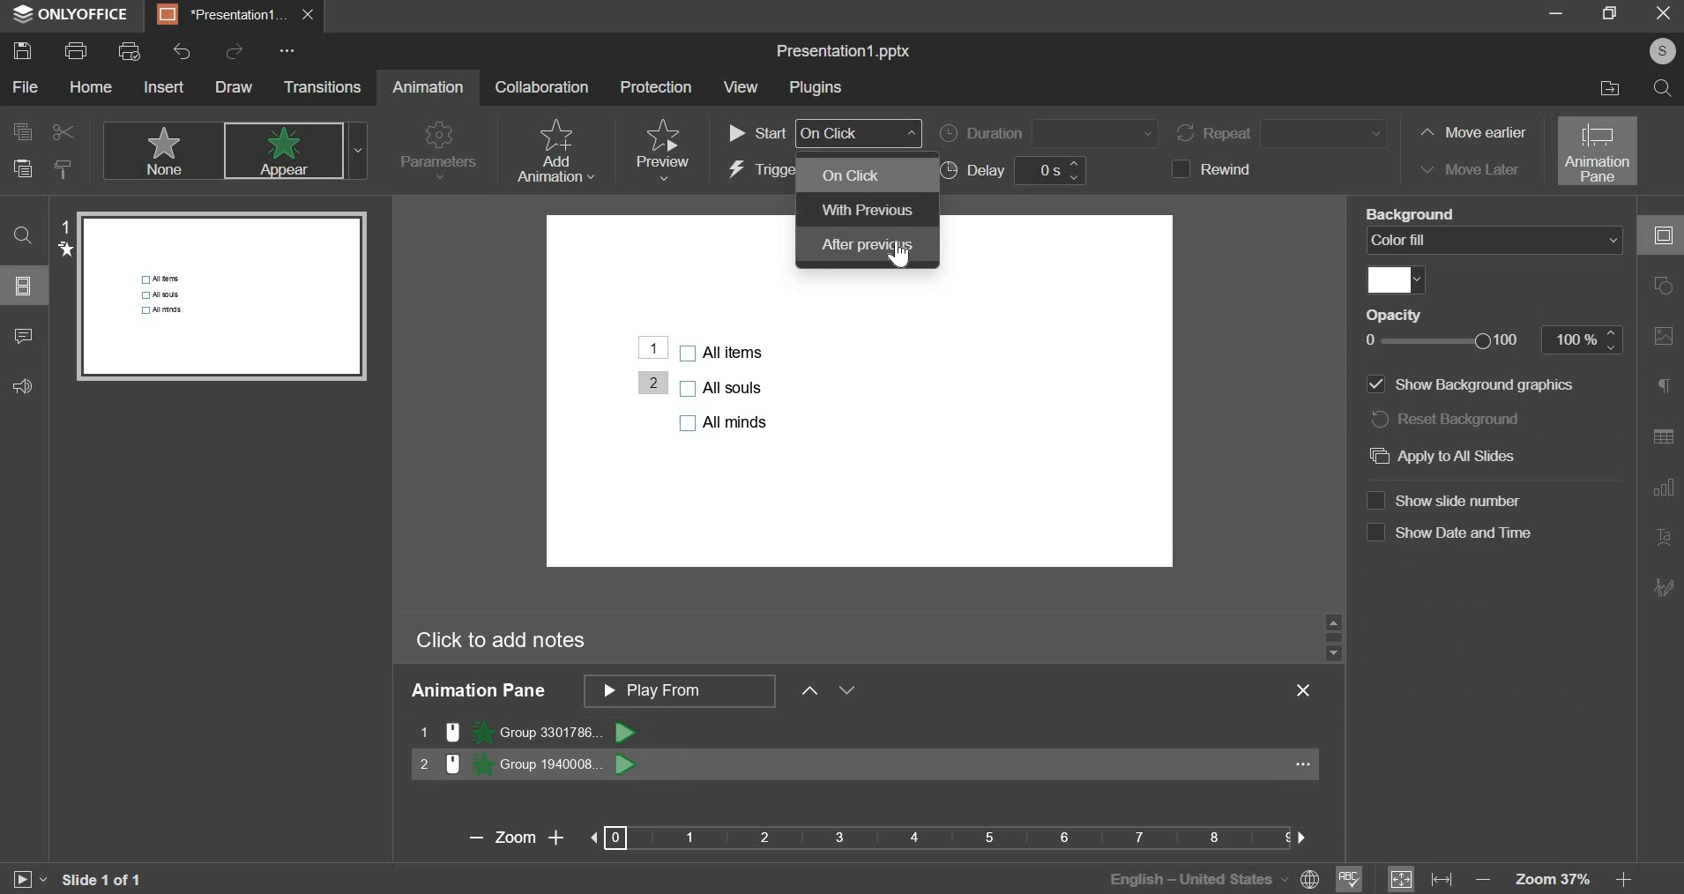 Image resolution: width=1684 pixels, height=894 pixels. I want to click on start order, so click(824, 133).